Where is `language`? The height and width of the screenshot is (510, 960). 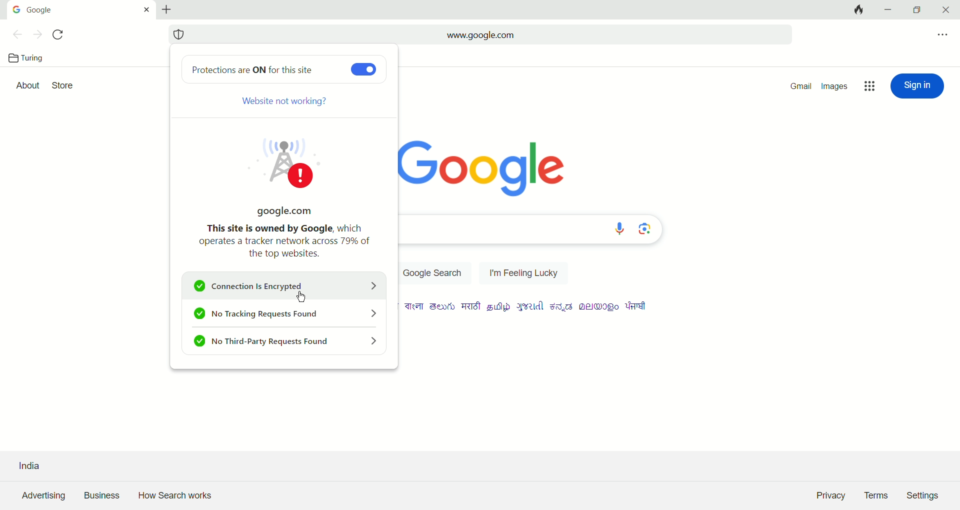 language is located at coordinates (530, 306).